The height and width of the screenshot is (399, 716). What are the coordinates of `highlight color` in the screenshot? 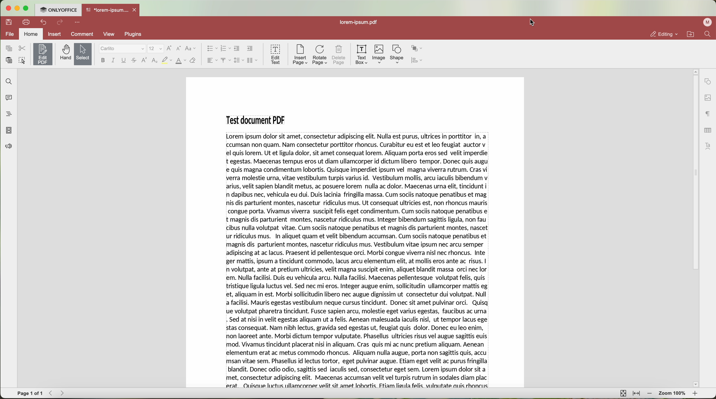 It's located at (166, 60).